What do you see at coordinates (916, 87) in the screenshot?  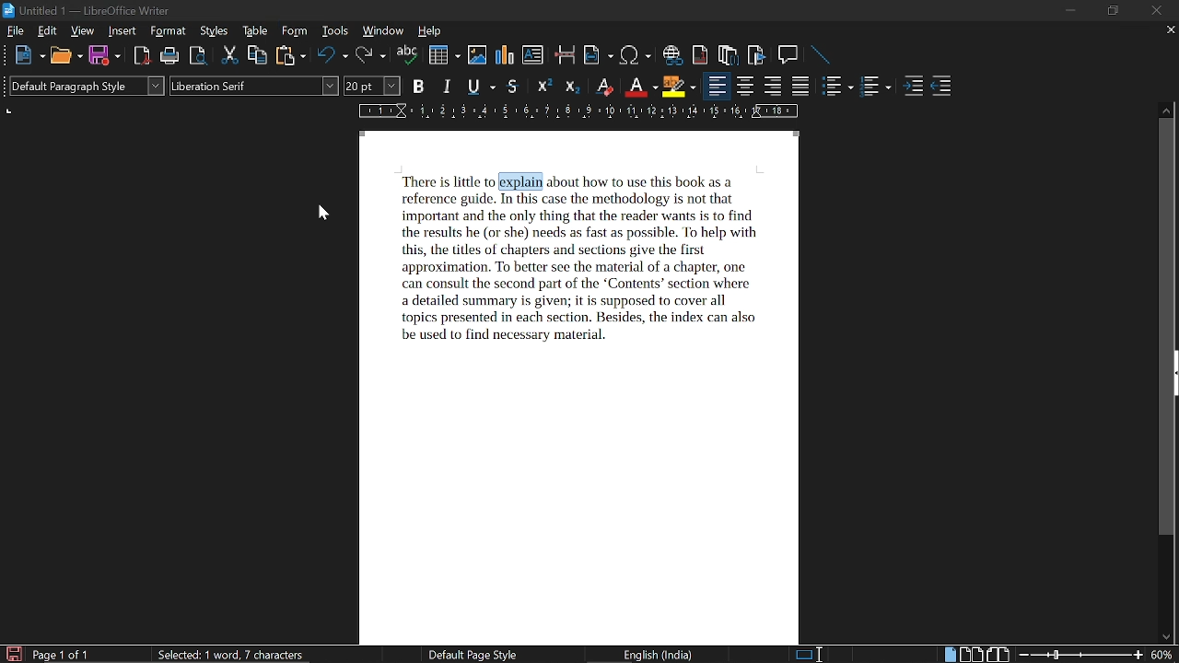 I see `increase indent` at bounding box center [916, 87].